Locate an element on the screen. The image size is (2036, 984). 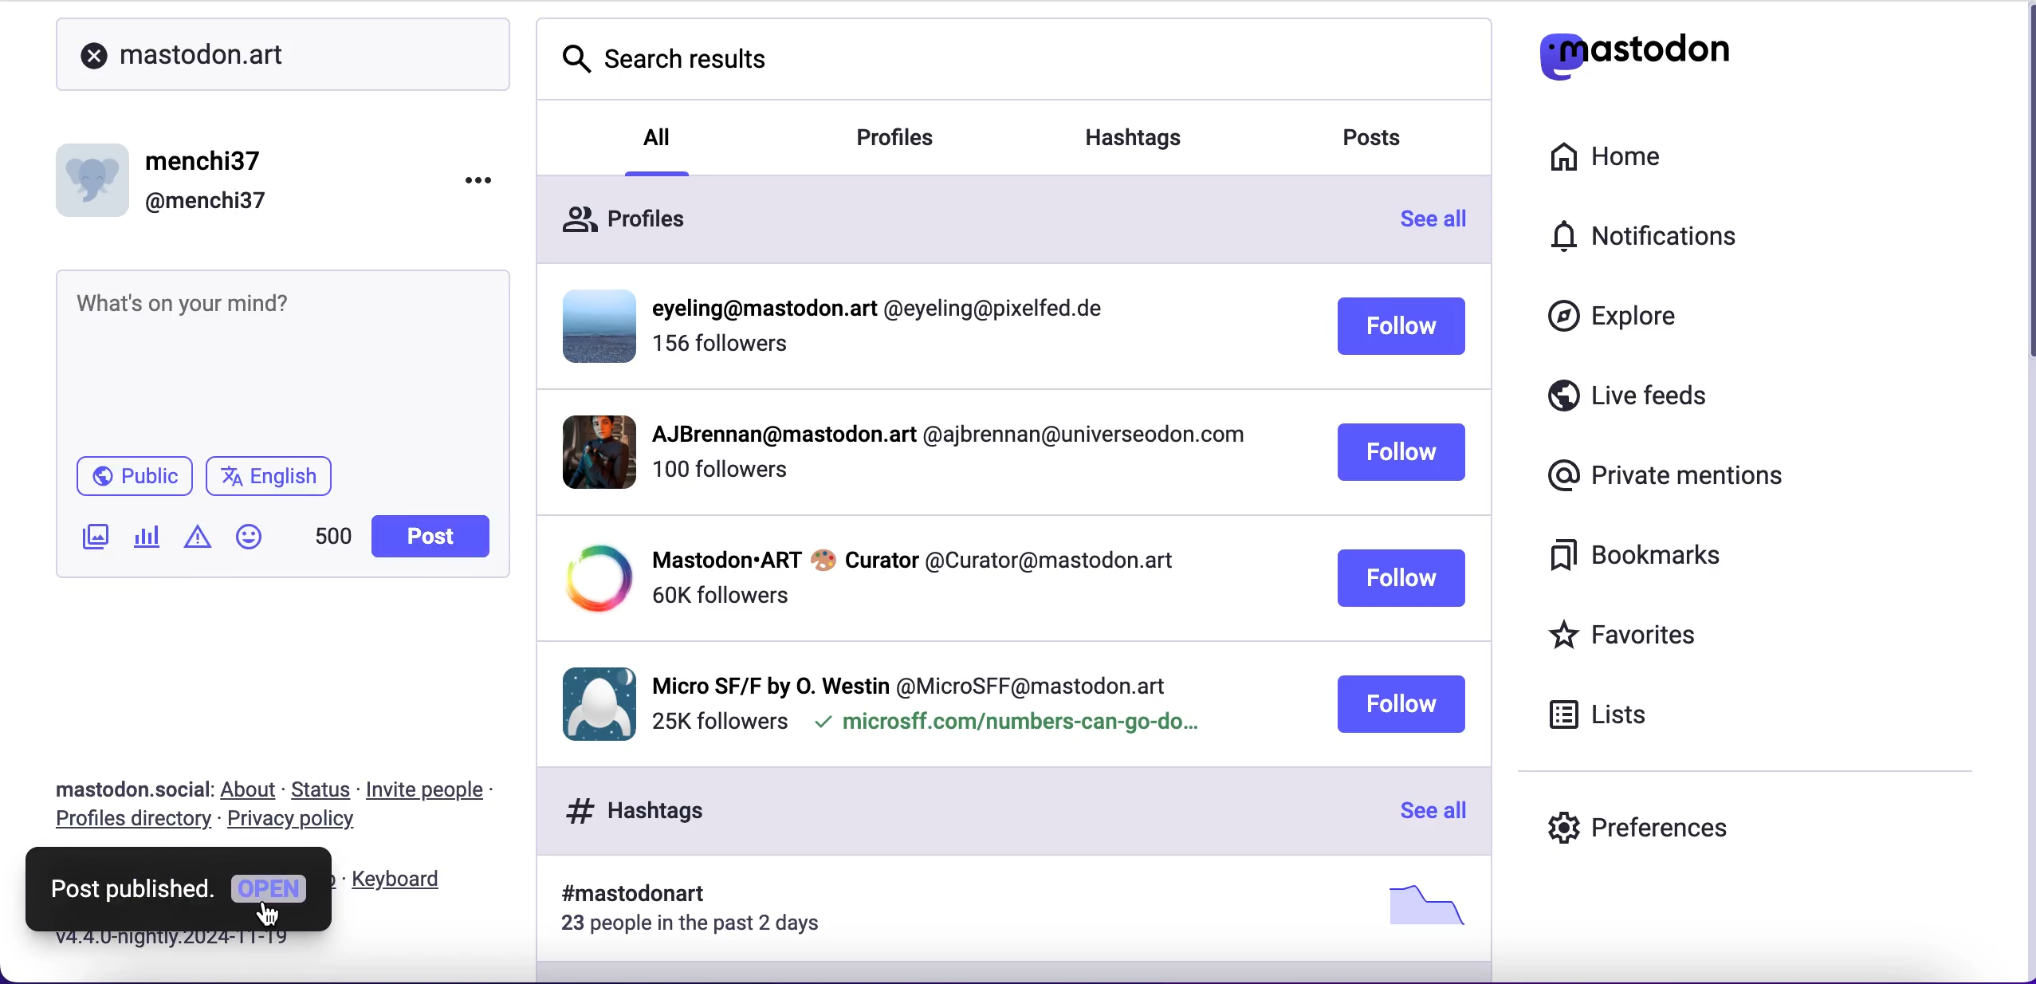
451 characters left is located at coordinates (333, 541).